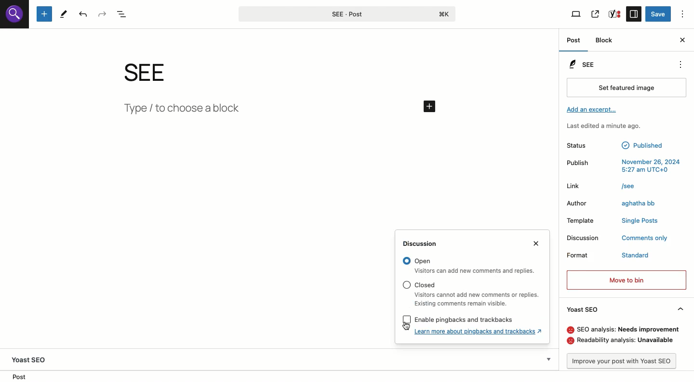 This screenshot has width=694, height=382. Describe the element at coordinates (625, 361) in the screenshot. I see `Improve post with Yoast` at that location.